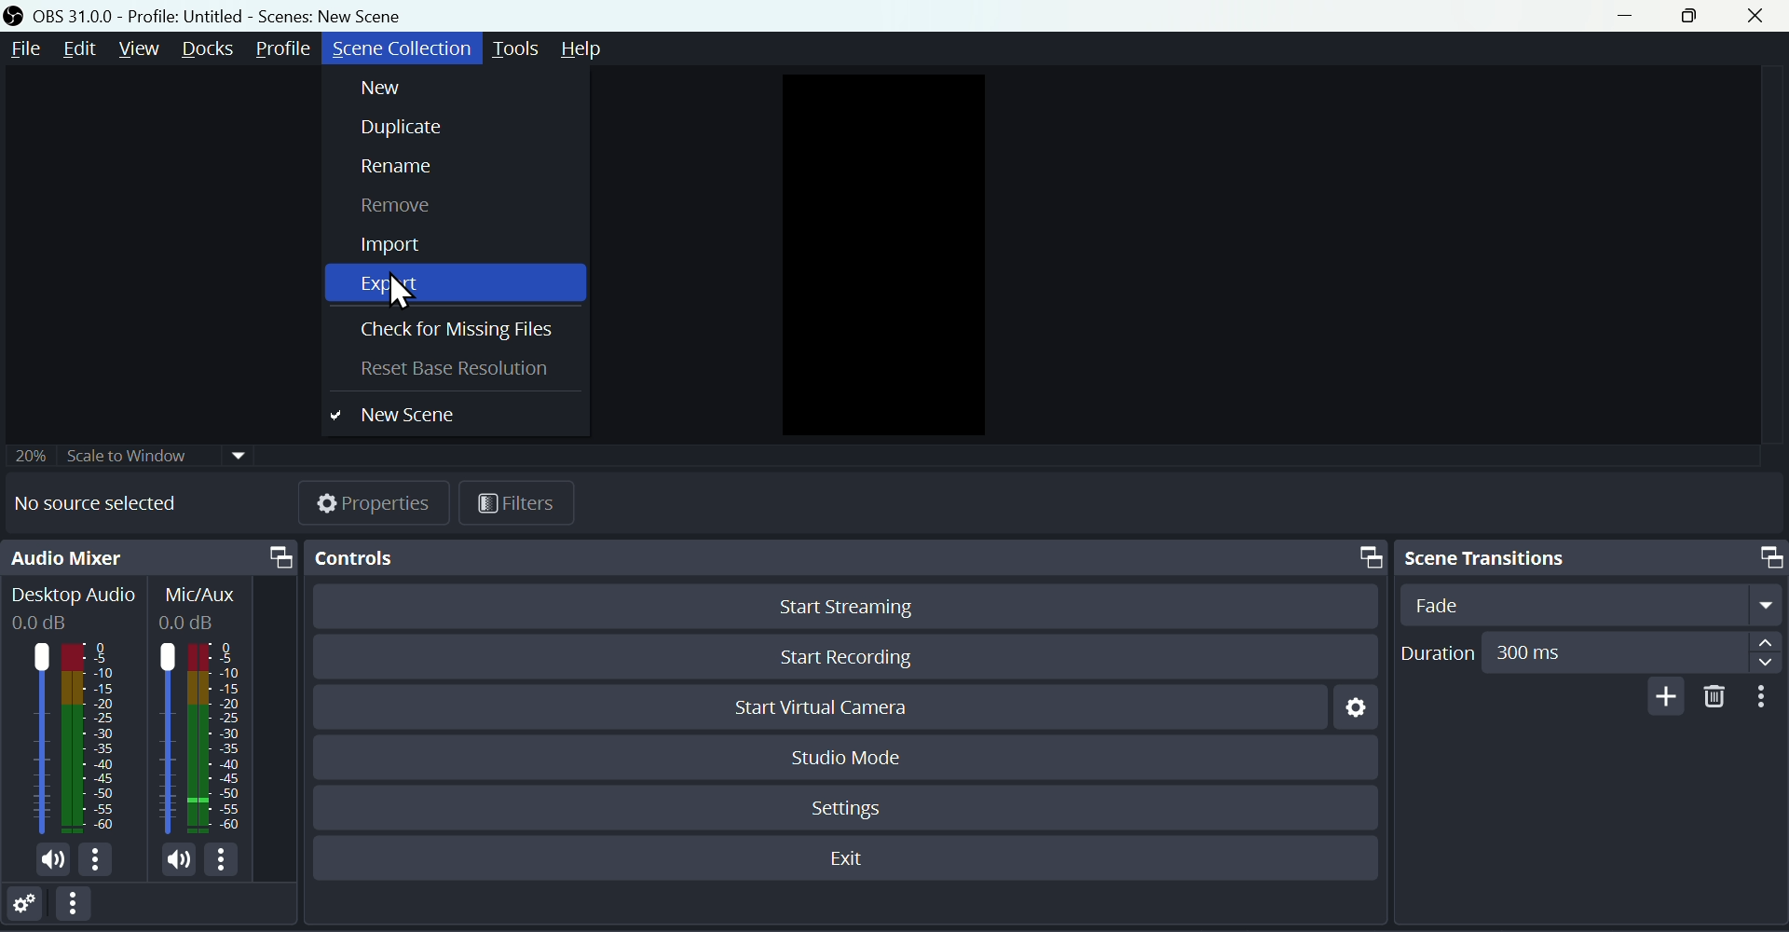 This screenshot has width=1789, height=932. What do you see at coordinates (1698, 17) in the screenshot?
I see `maximise` at bounding box center [1698, 17].